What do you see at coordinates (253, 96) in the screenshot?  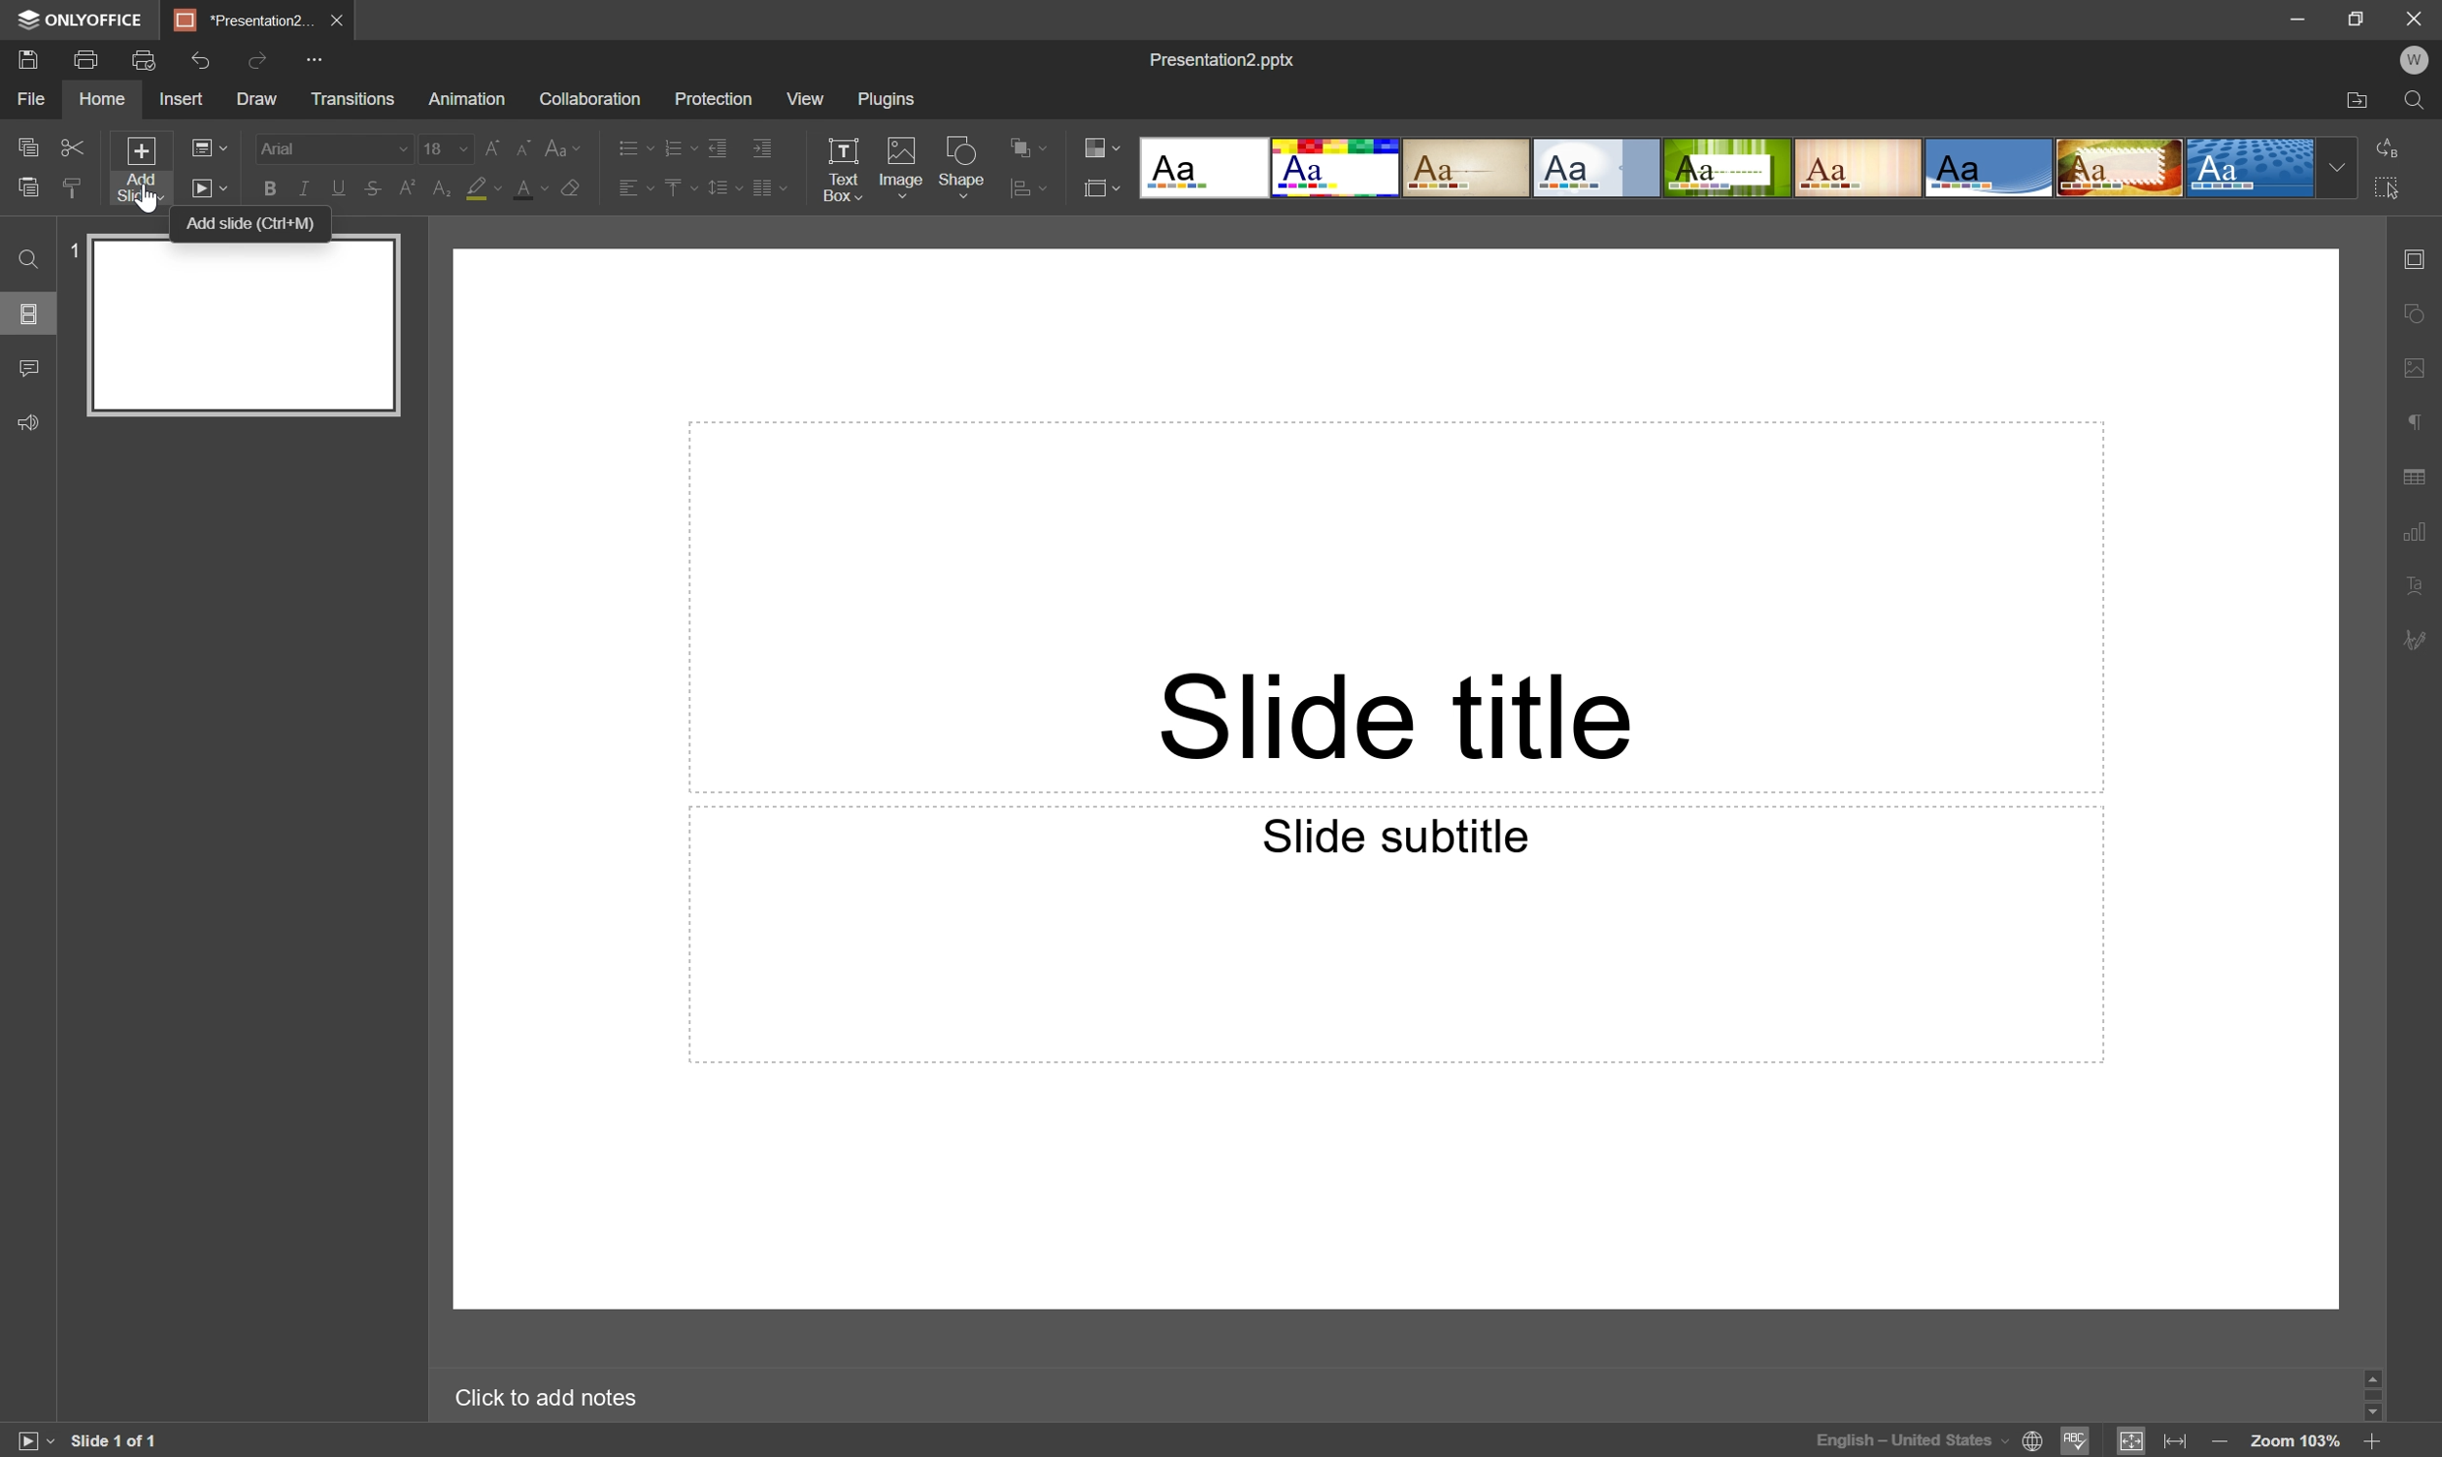 I see `Draw` at bounding box center [253, 96].